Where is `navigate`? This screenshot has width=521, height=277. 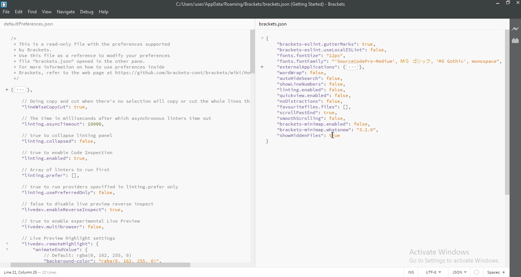
navigate is located at coordinates (66, 12).